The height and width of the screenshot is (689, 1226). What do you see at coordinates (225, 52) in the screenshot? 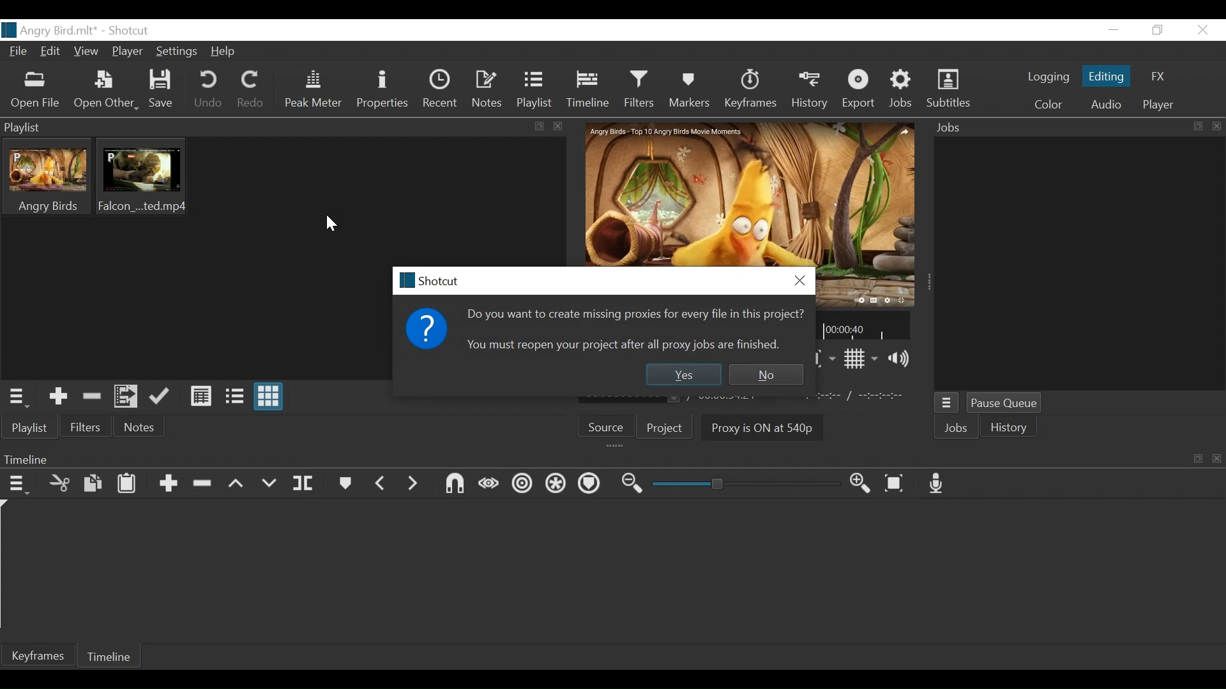
I see `Help` at bounding box center [225, 52].